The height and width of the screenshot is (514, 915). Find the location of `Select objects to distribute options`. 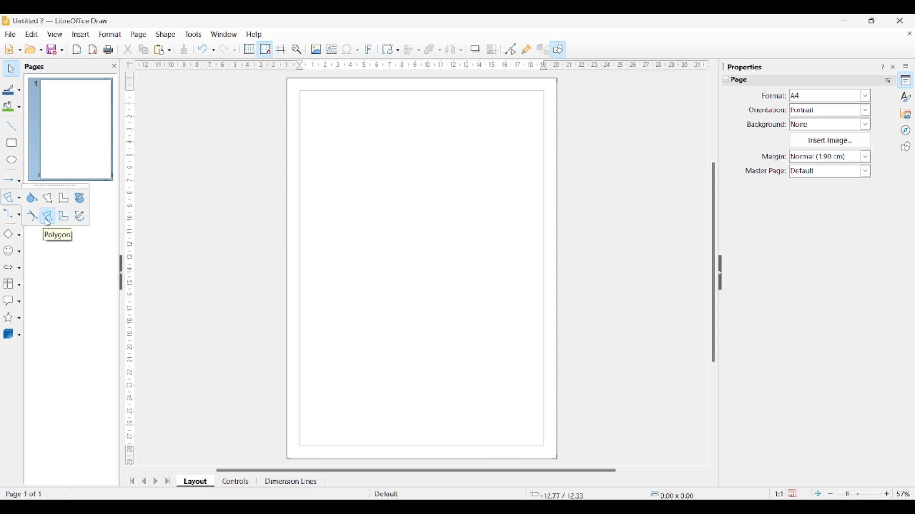

Select objects to distribute options is located at coordinates (461, 50).